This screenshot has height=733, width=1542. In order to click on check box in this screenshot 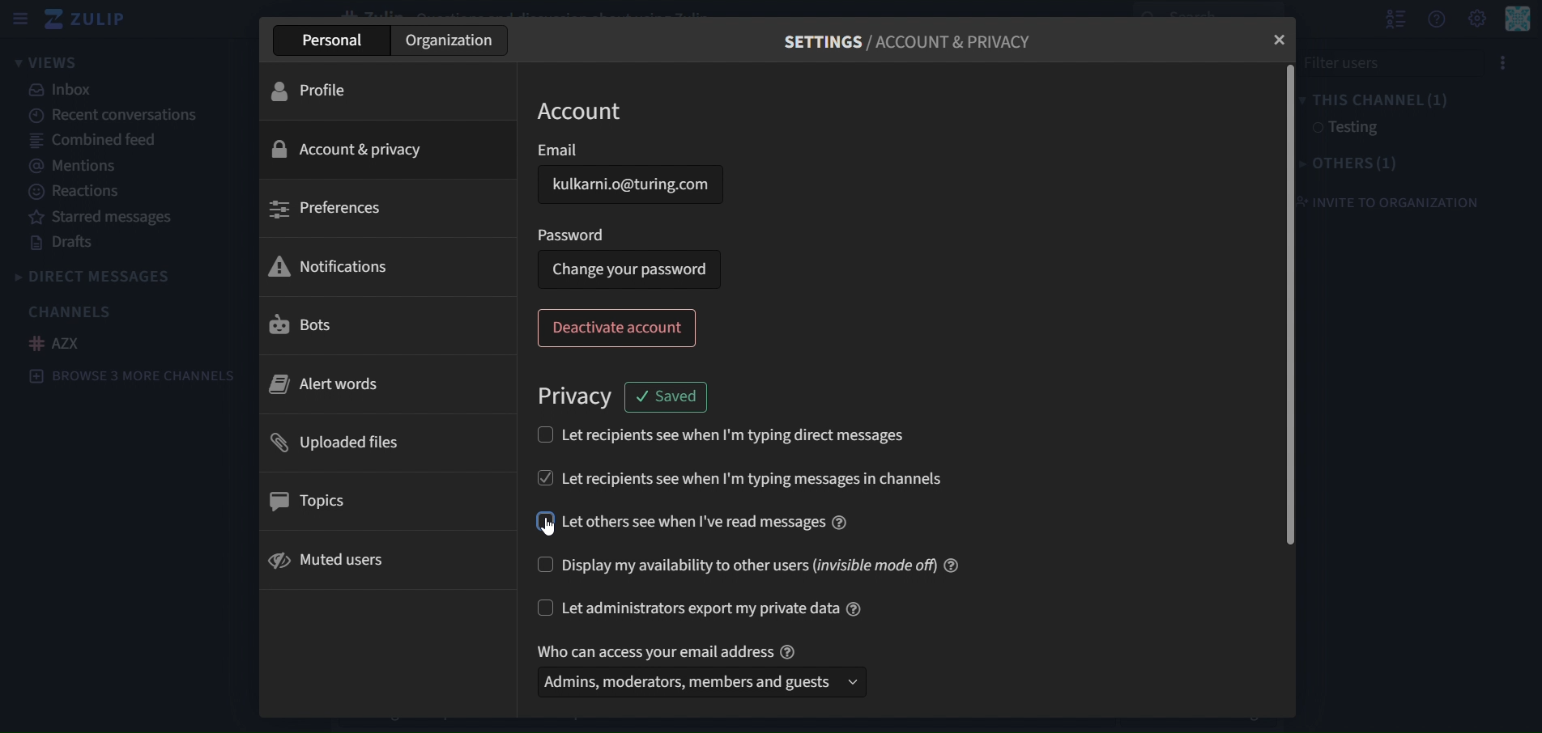, I will do `click(542, 566)`.